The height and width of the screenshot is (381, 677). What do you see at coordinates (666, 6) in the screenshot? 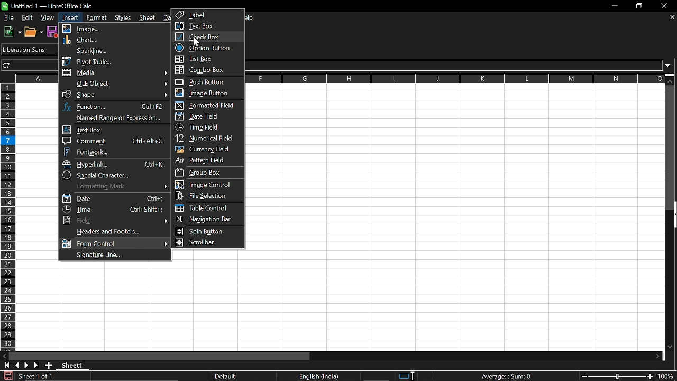
I see `Close ` at bounding box center [666, 6].